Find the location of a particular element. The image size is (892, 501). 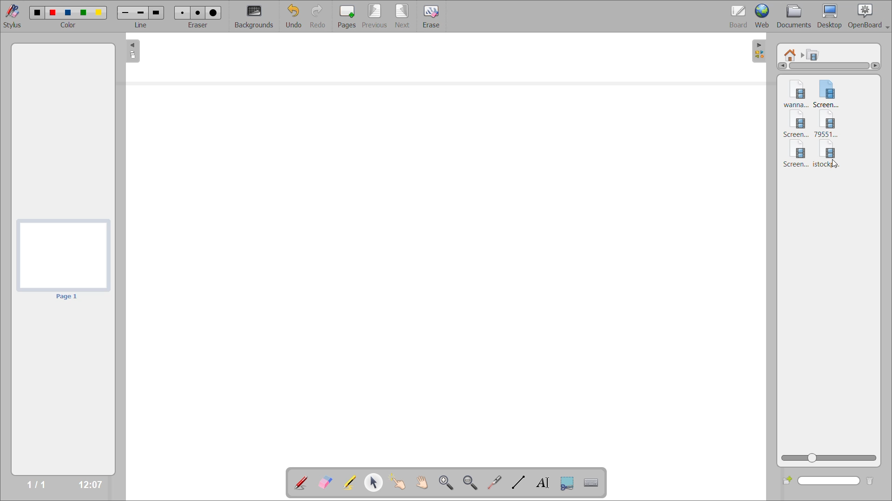

board is located at coordinates (735, 14).